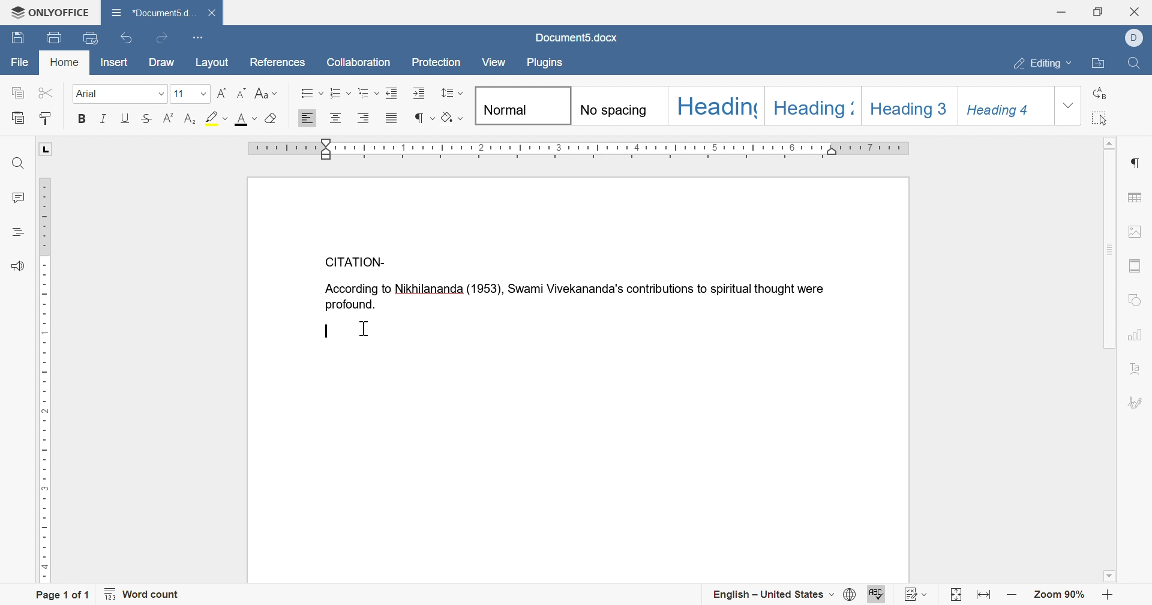 The height and width of the screenshot is (605, 1152). Describe the element at coordinates (1134, 234) in the screenshot. I see `image settings` at that location.